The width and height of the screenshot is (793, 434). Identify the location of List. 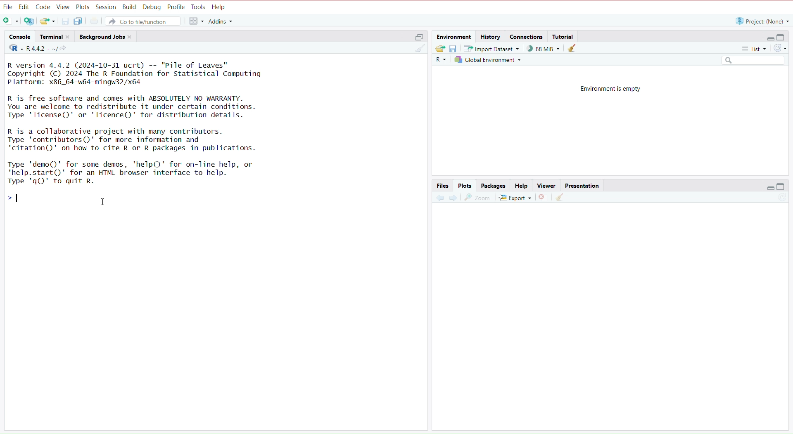
(754, 47).